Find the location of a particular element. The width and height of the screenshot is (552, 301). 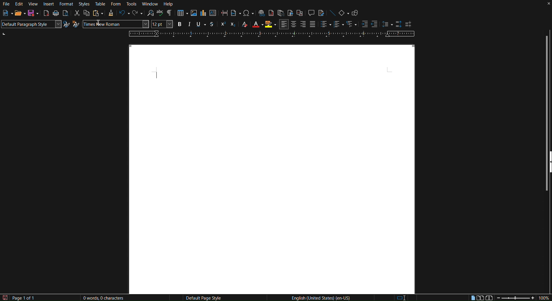

Styles is located at coordinates (83, 4).